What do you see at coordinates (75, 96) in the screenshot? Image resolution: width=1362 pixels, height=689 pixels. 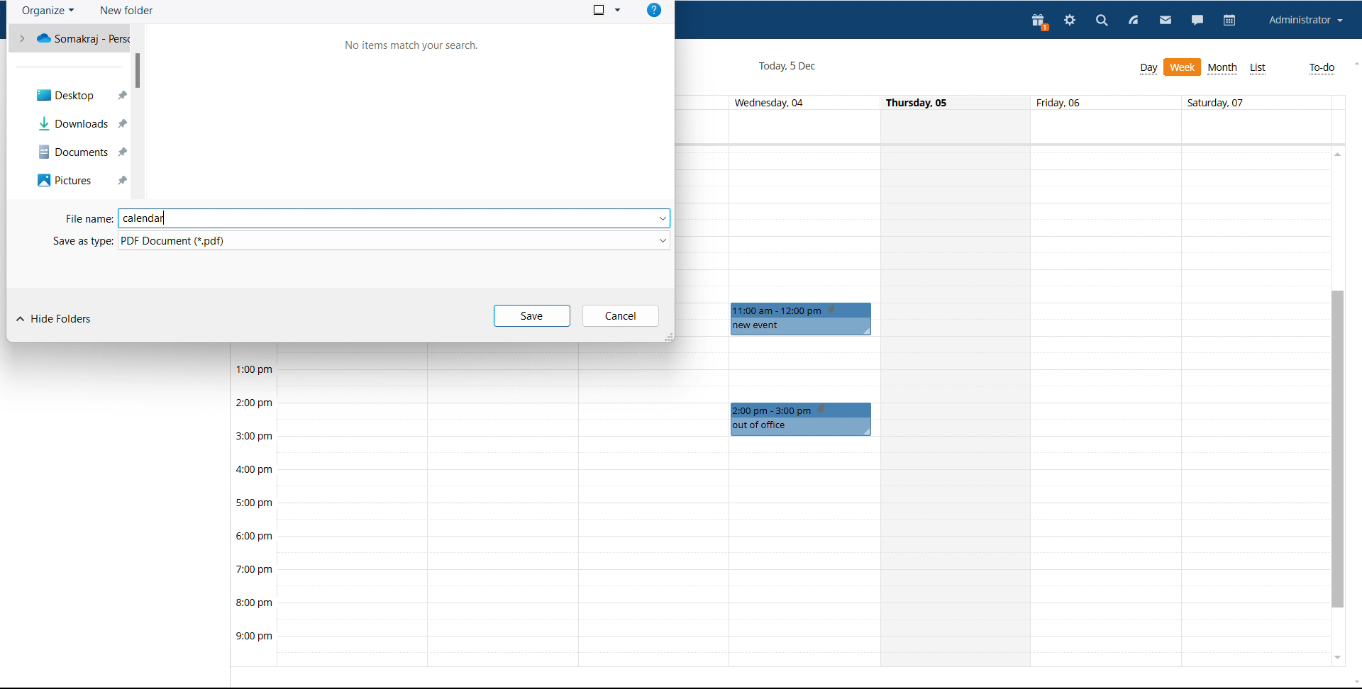 I see `` at bounding box center [75, 96].